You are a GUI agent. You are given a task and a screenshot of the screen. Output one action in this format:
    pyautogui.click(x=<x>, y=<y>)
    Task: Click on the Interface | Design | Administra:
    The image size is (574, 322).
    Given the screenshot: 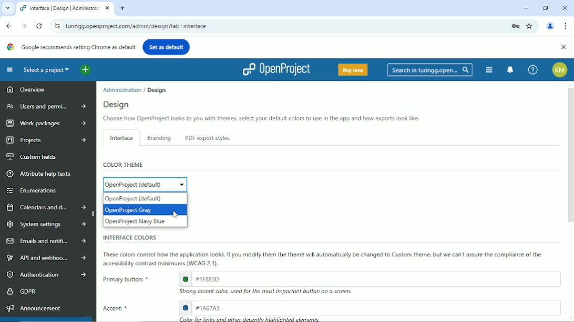 What is the action you would take?
    pyautogui.click(x=58, y=8)
    